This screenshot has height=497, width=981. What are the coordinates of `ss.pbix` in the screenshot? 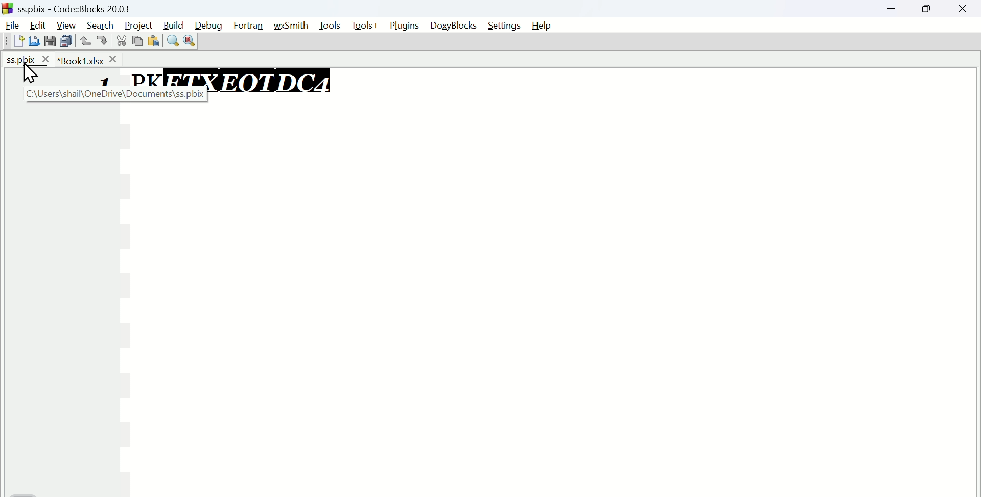 It's located at (28, 59).